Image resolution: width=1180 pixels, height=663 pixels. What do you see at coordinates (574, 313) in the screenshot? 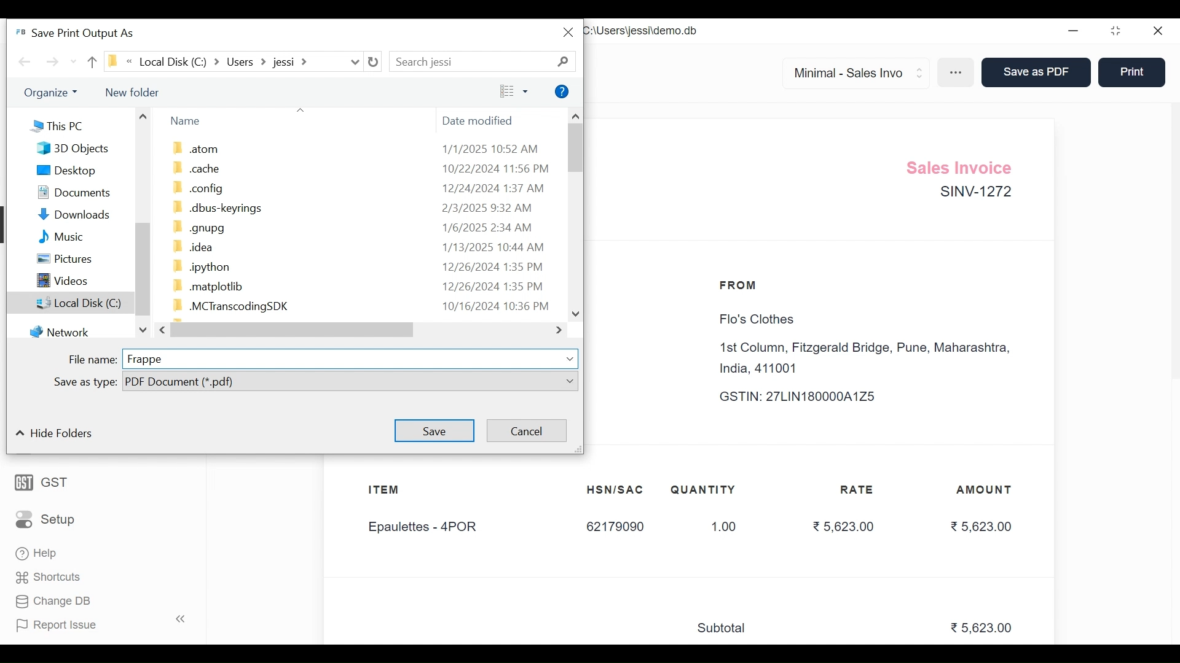
I see `Scroll down` at bounding box center [574, 313].